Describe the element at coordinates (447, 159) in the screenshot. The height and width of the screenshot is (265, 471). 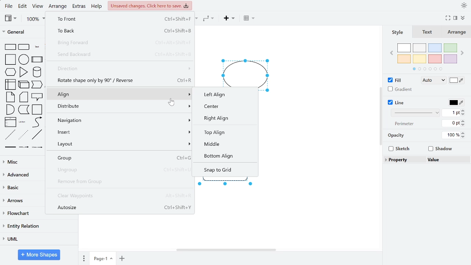
I see `value` at that location.